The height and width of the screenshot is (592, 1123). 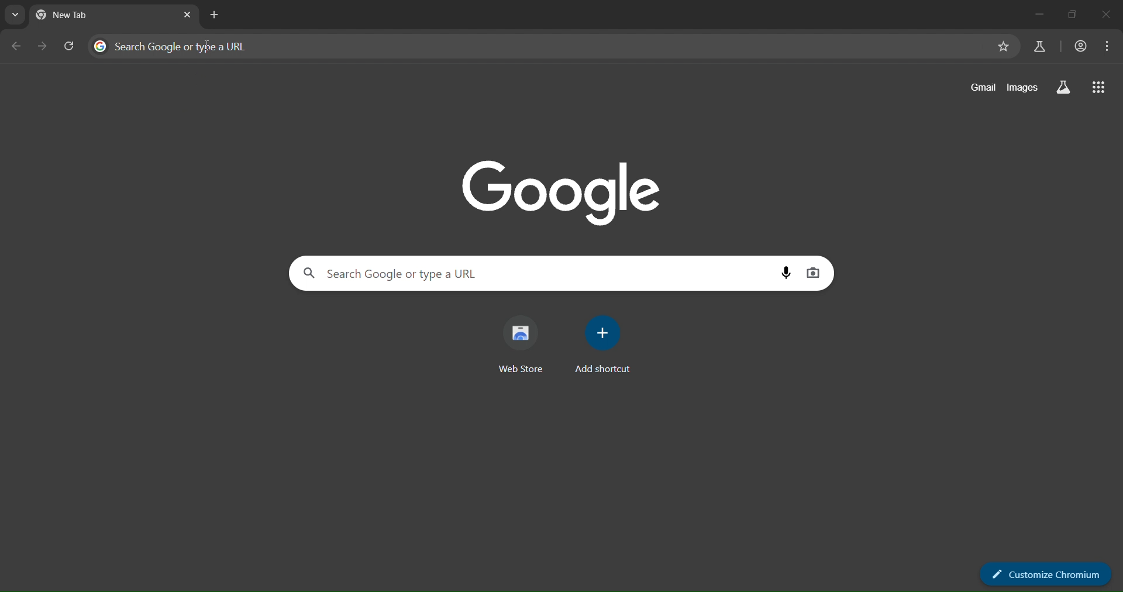 I want to click on search labs, so click(x=1041, y=46).